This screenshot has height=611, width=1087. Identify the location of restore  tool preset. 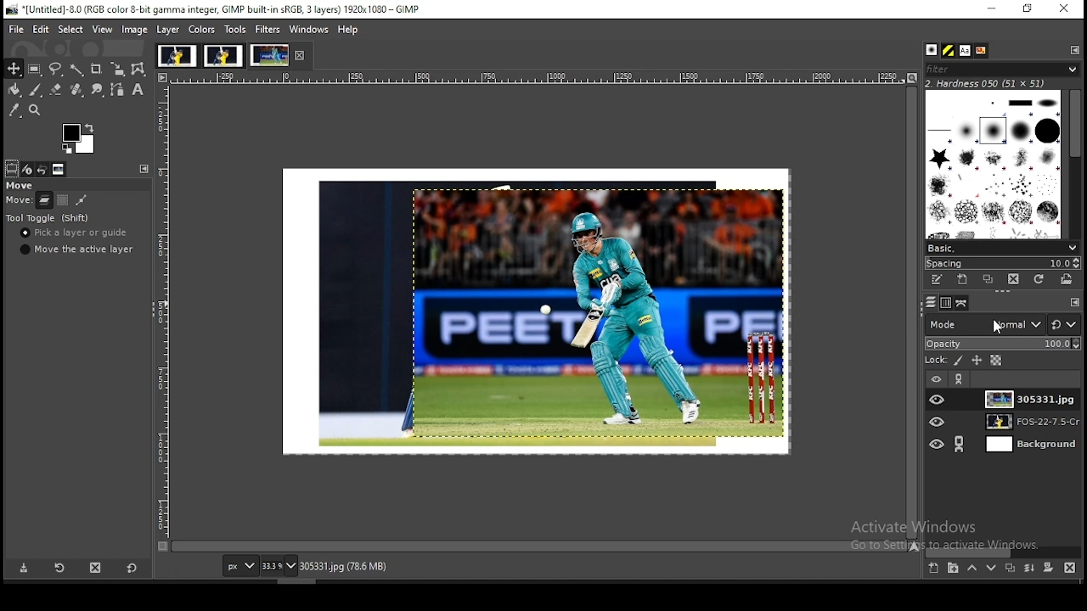
(57, 569).